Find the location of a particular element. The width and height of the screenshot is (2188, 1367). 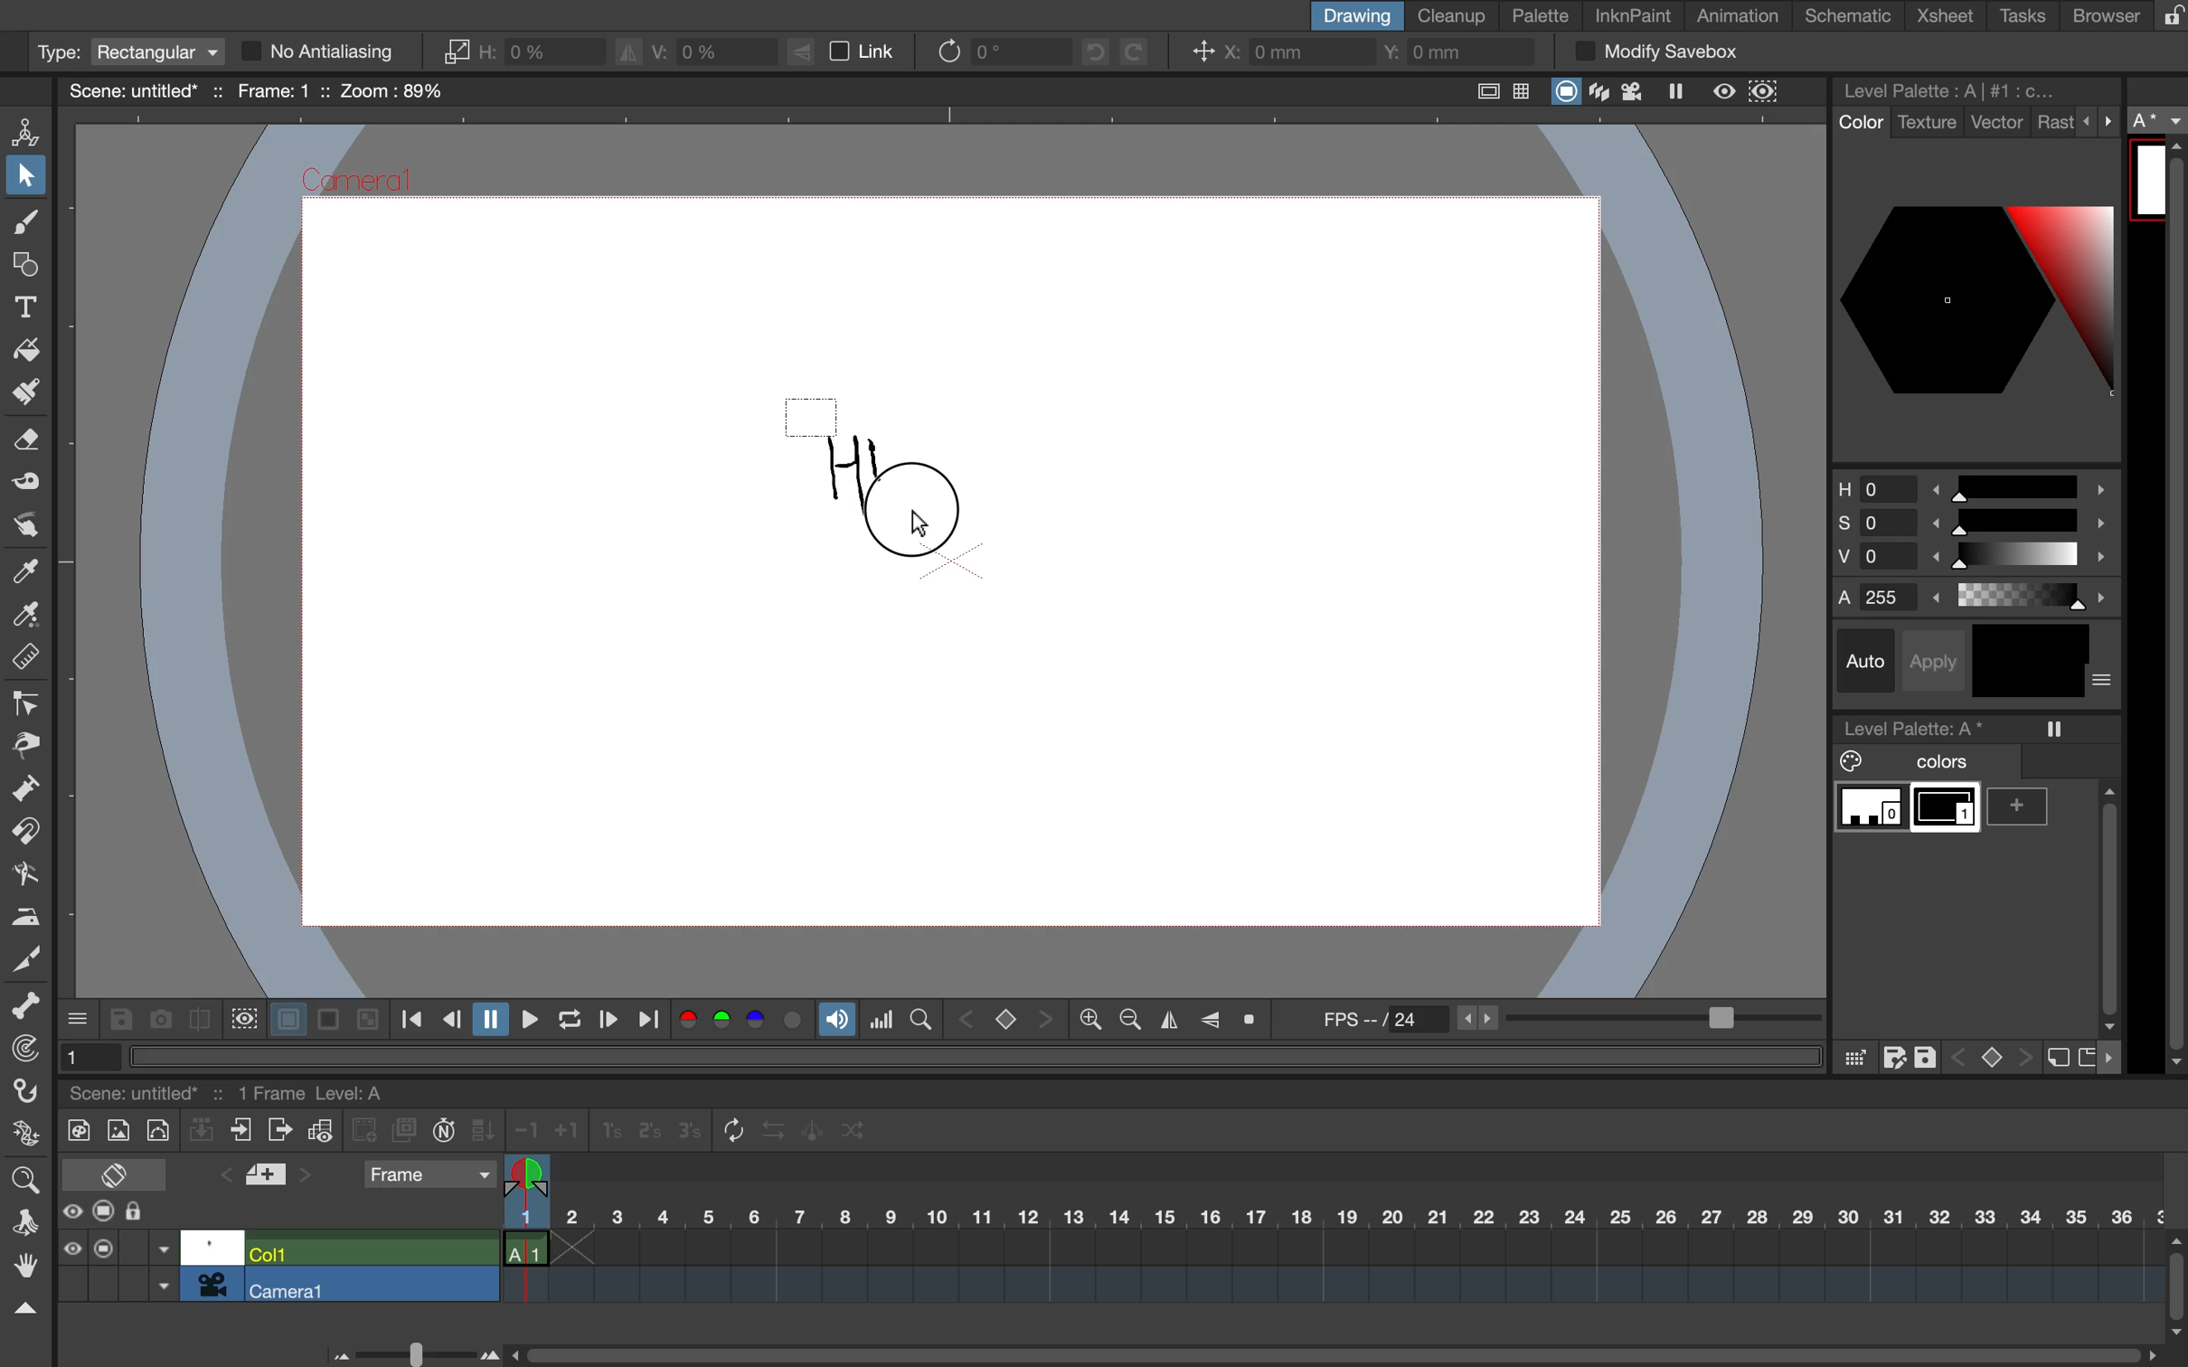

add new memo is located at coordinates (269, 1180).